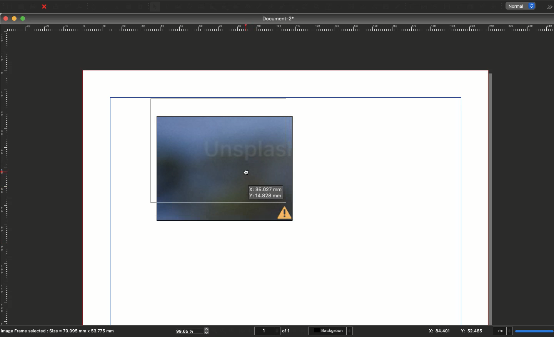  What do you see at coordinates (332, 331) in the screenshot?
I see `Background` at bounding box center [332, 331].